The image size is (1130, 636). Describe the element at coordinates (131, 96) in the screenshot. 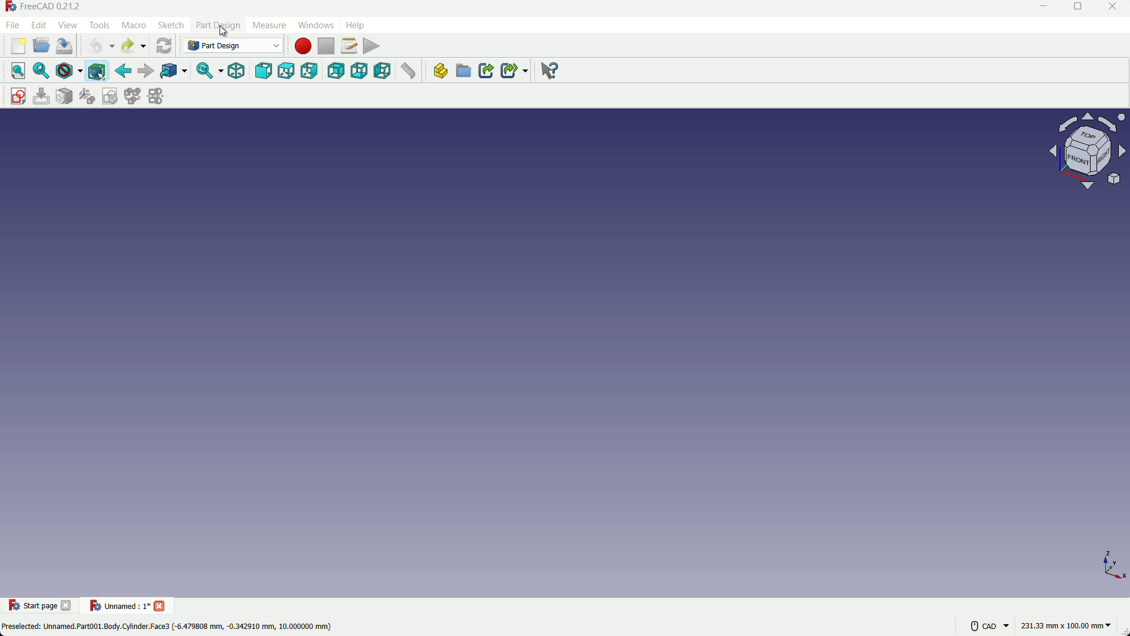

I see `merge sketch` at that location.